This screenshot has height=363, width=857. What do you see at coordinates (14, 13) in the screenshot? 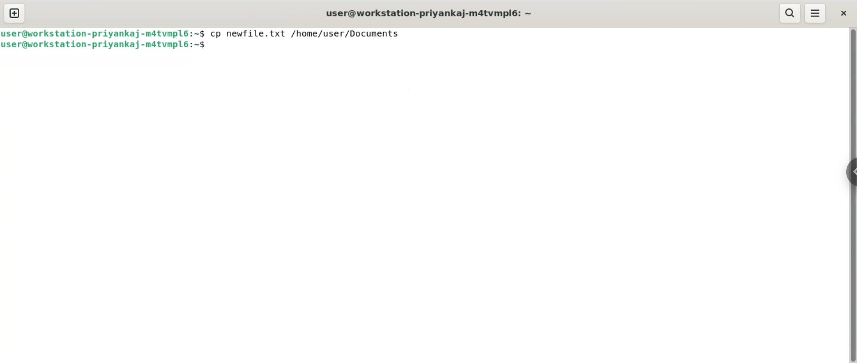
I see `new tab` at bounding box center [14, 13].